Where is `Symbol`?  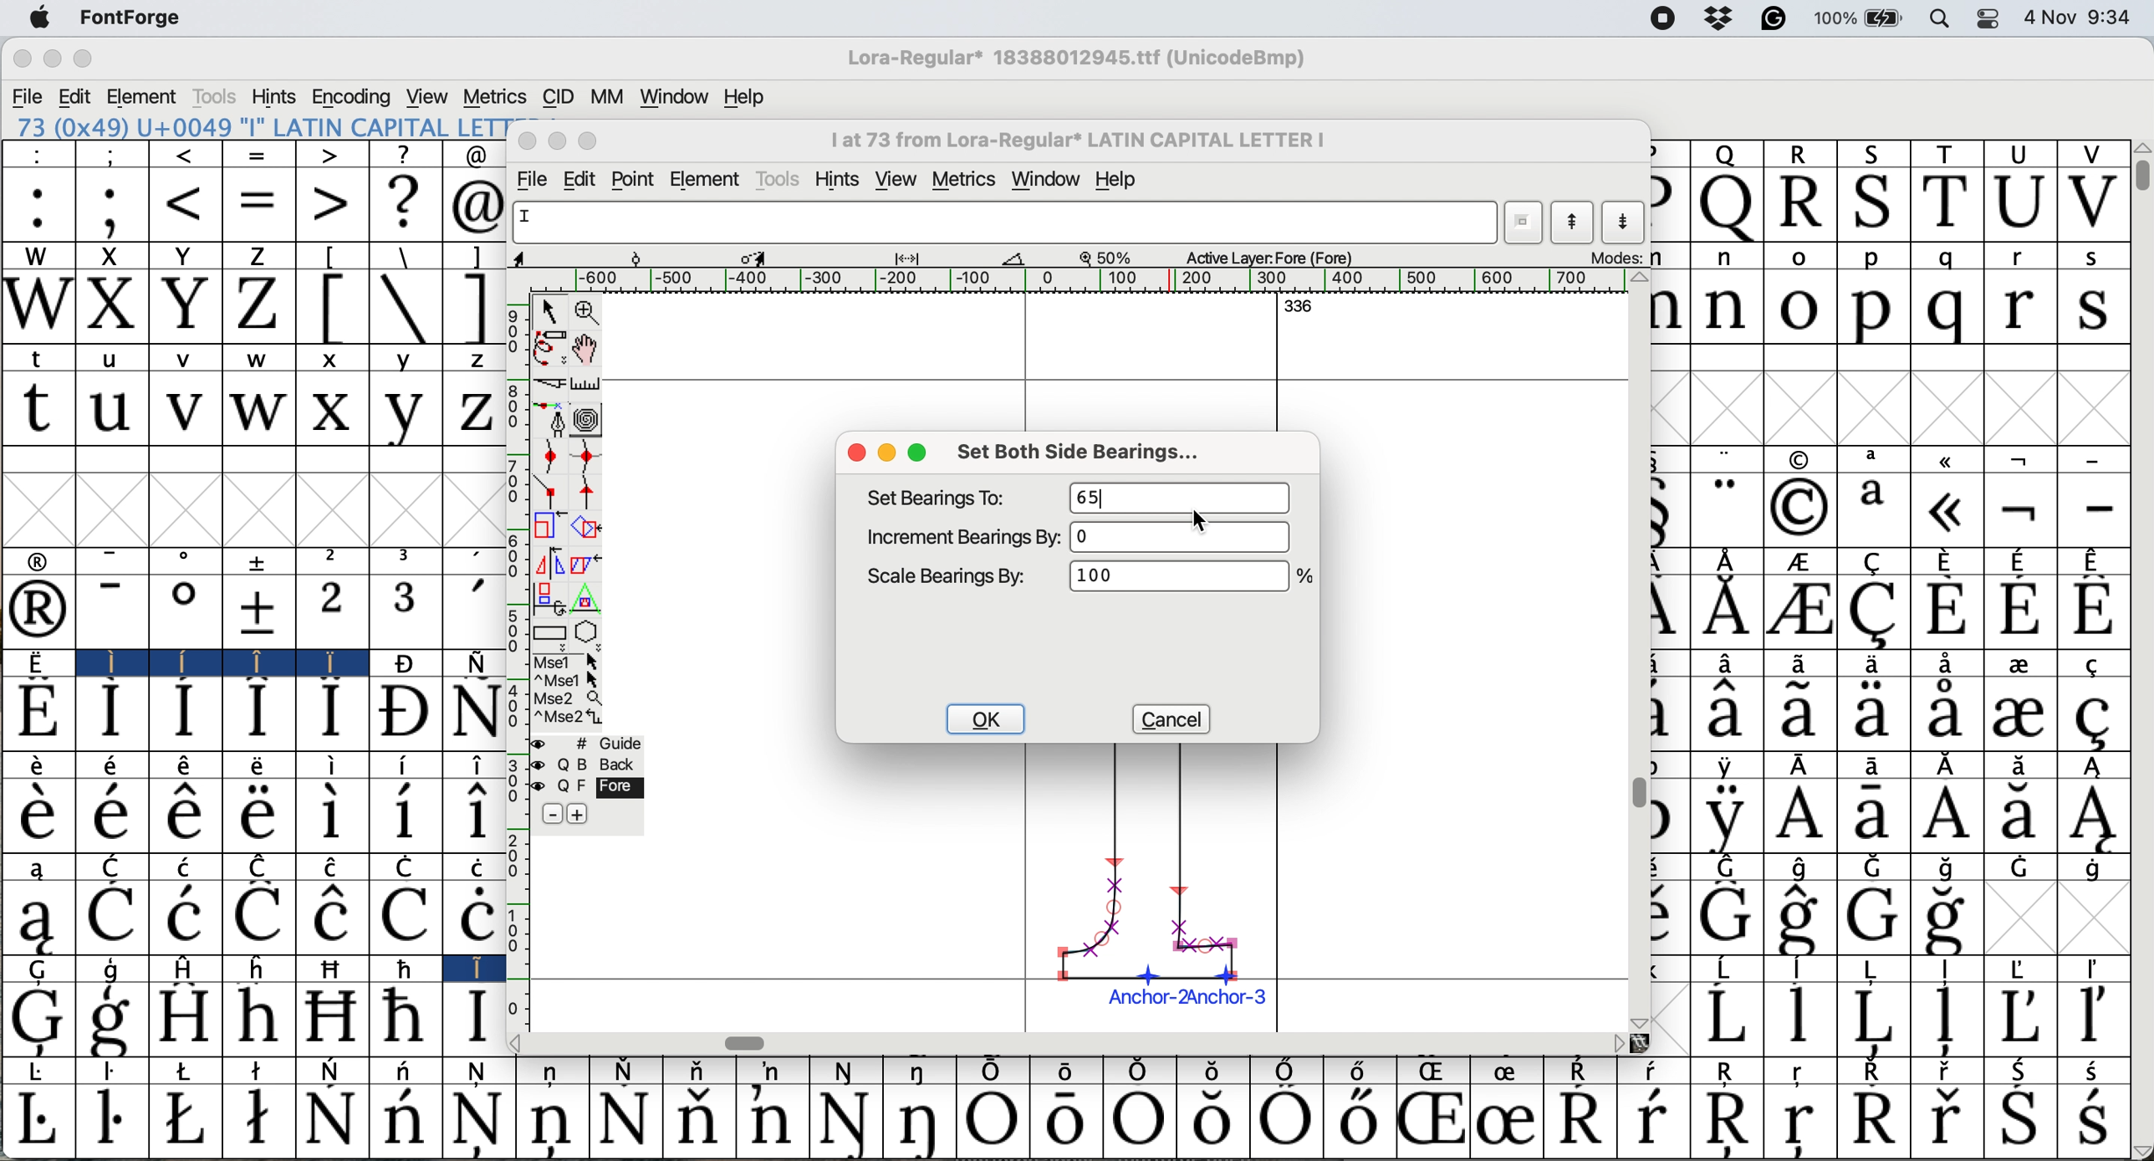 Symbol is located at coordinates (1943, 713).